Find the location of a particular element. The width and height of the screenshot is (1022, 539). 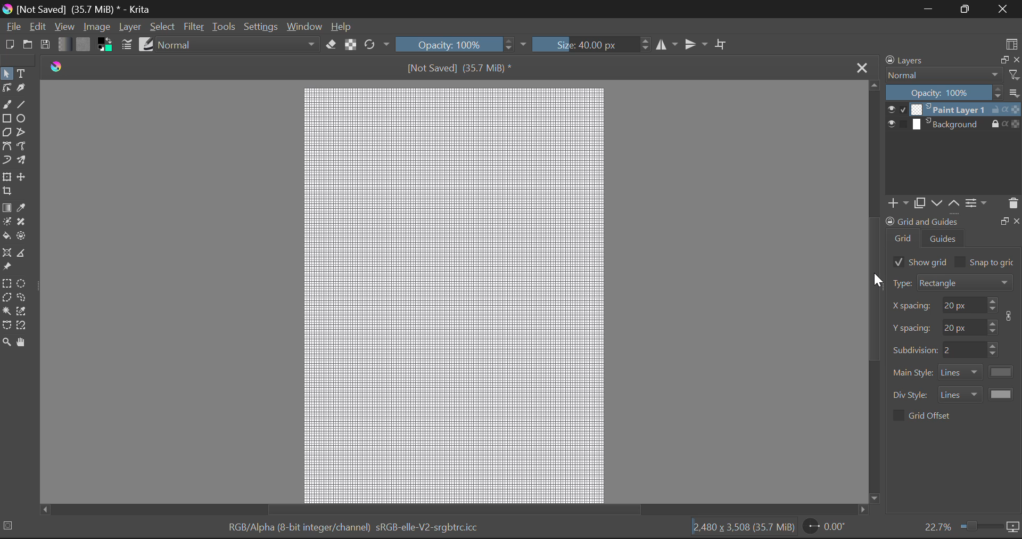

Freehand is located at coordinates (6, 105).